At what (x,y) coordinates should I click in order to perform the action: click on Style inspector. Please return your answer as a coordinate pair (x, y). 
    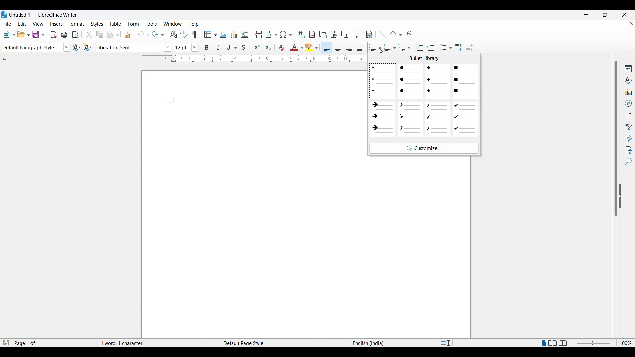
    Looking at the image, I should click on (627, 126).